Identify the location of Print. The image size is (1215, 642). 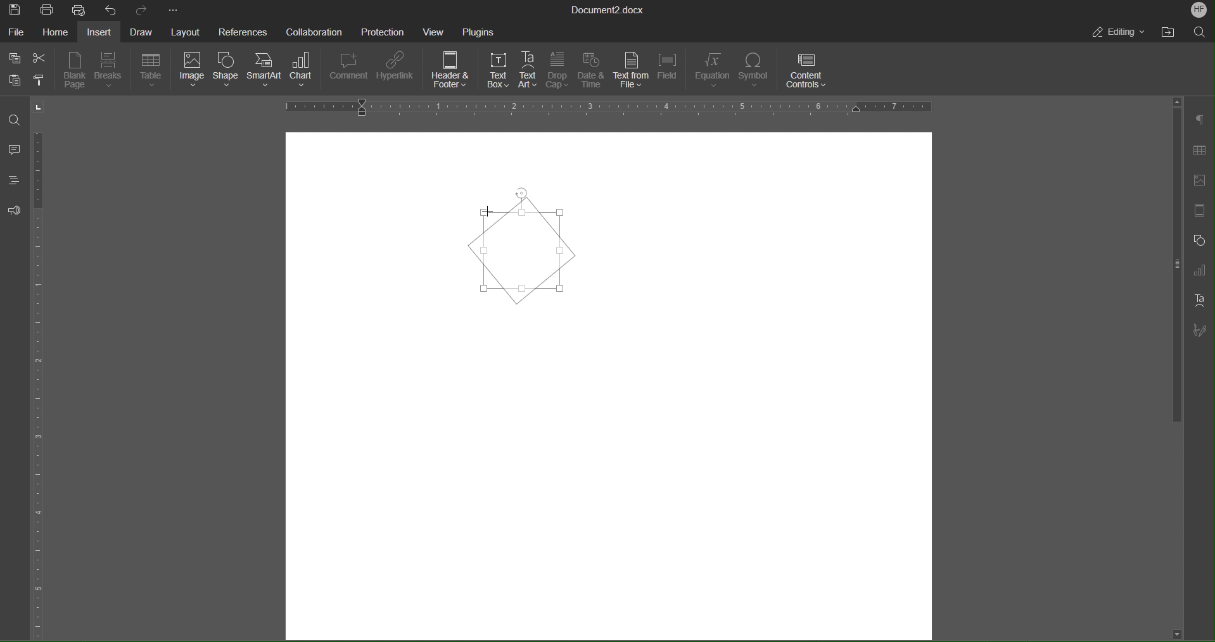
(48, 9).